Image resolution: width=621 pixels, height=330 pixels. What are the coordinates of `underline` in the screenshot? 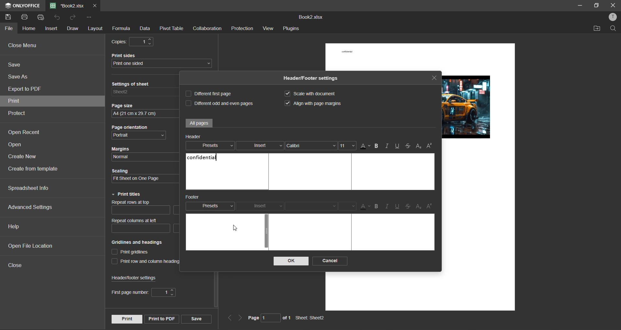 It's located at (398, 146).